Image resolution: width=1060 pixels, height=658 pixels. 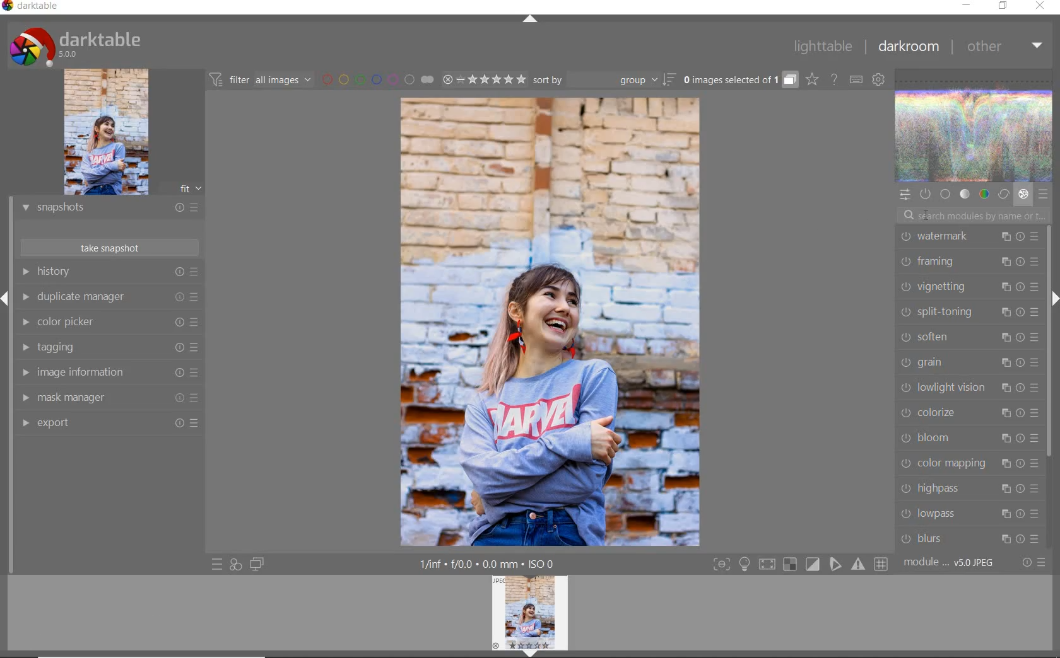 What do you see at coordinates (928, 214) in the screenshot?
I see `cursor` at bounding box center [928, 214].